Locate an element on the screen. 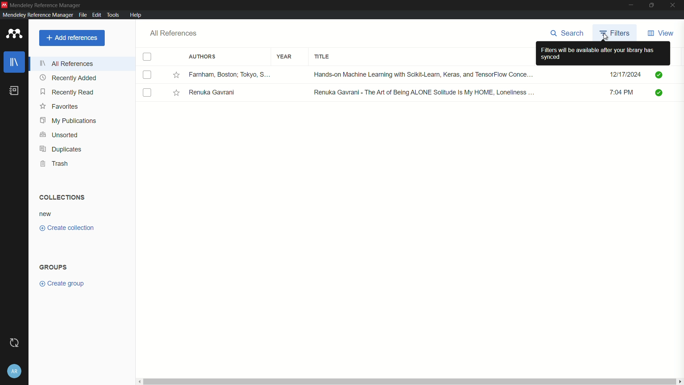 This screenshot has width=684, height=385. close app is located at coordinates (674, 5).